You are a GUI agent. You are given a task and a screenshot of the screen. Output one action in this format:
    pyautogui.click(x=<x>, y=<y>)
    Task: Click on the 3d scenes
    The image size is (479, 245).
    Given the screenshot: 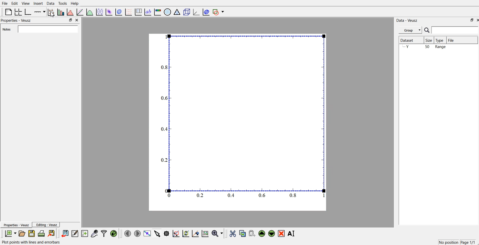 What is the action you would take?
    pyautogui.click(x=186, y=11)
    